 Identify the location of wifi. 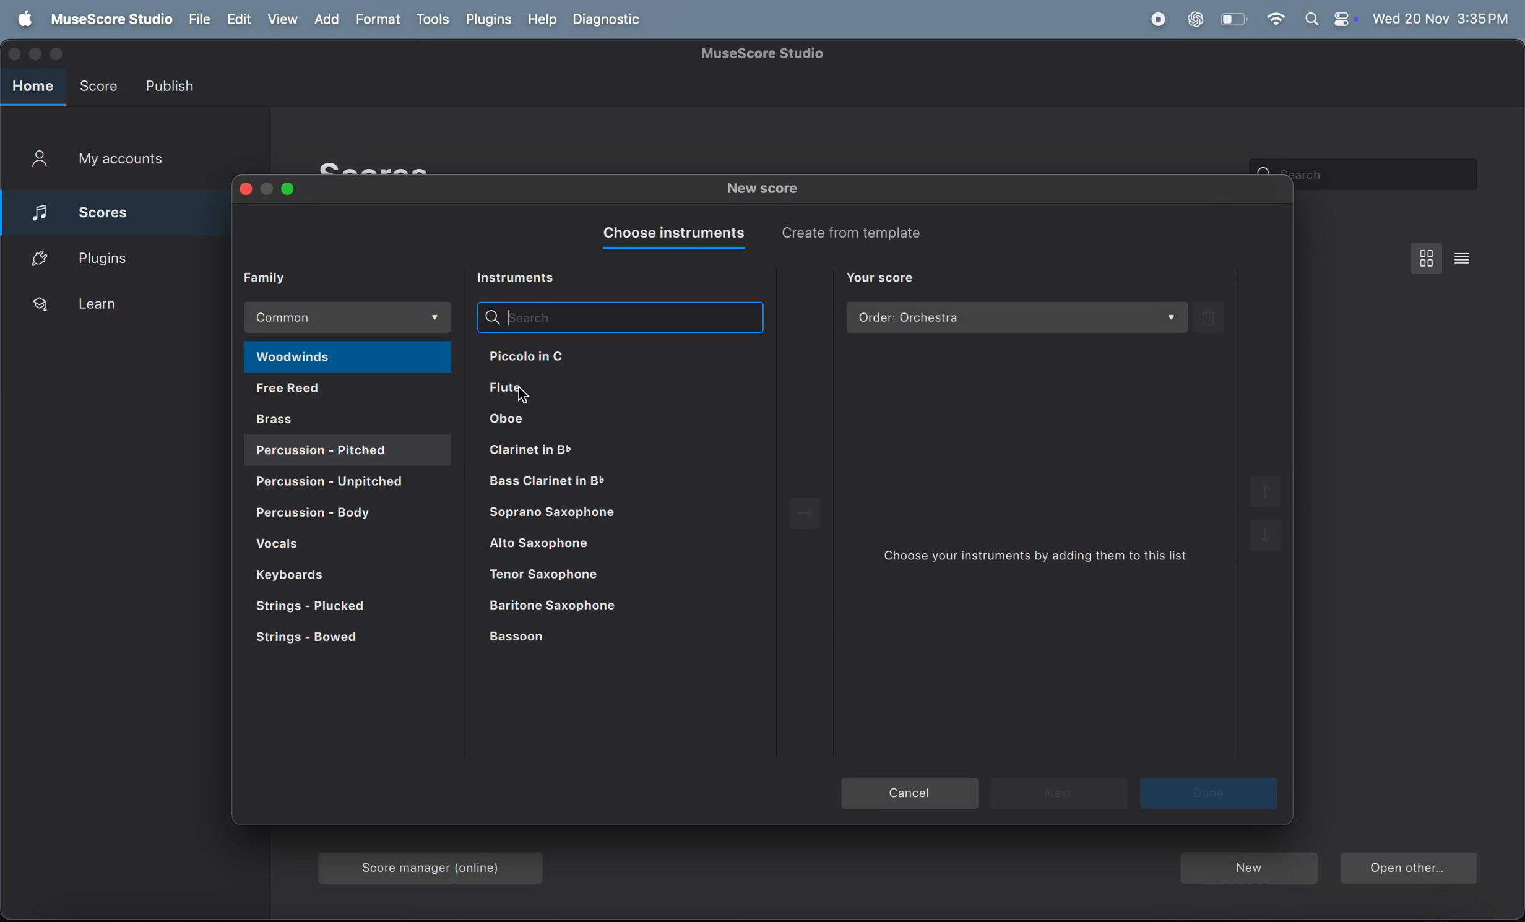
(1275, 20).